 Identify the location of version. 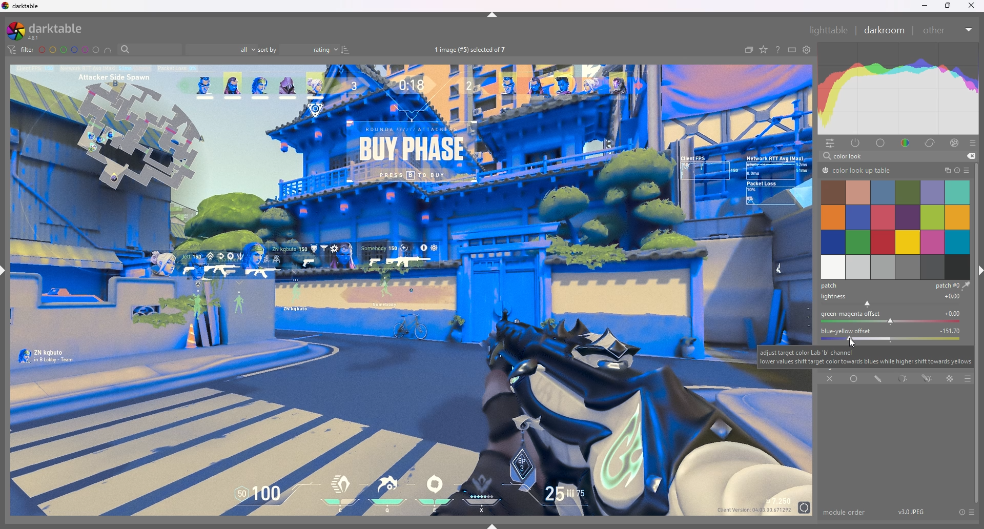
(911, 512).